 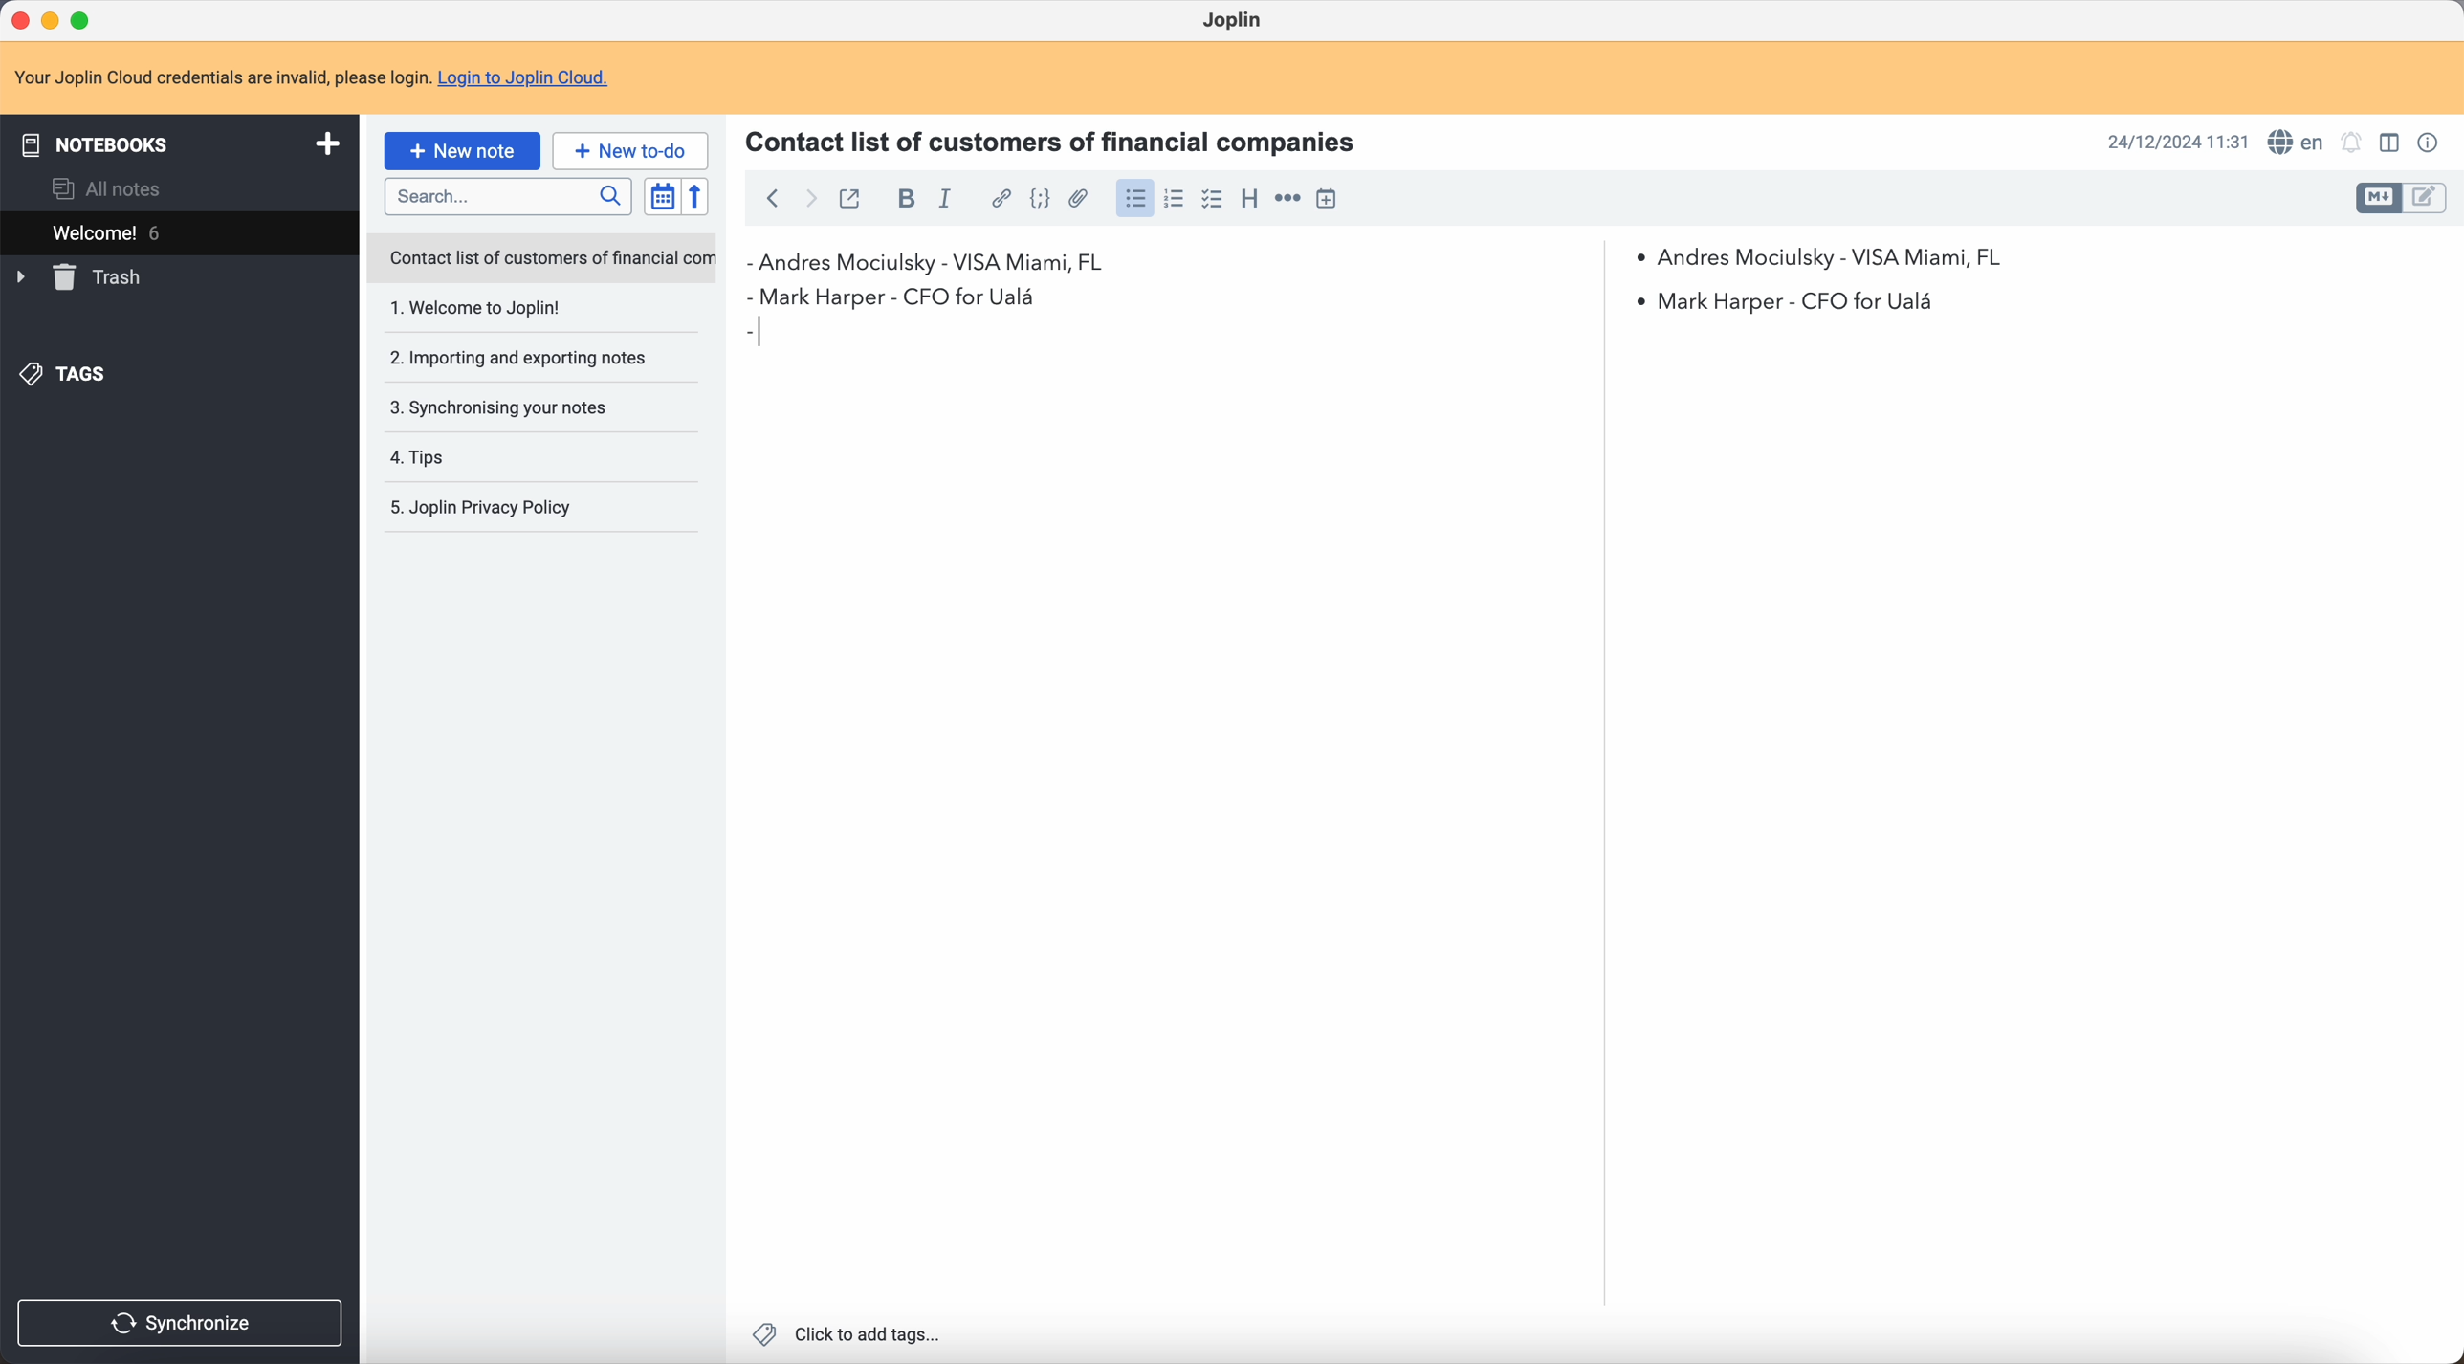 What do you see at coordinates (2352, 143) in the screenshot?
I see `set notifications` at bounding box center [2352, 143].